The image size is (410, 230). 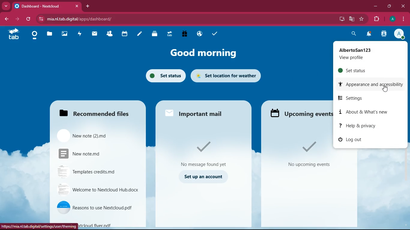 I want to click on activity, so click(x=384, y=34).